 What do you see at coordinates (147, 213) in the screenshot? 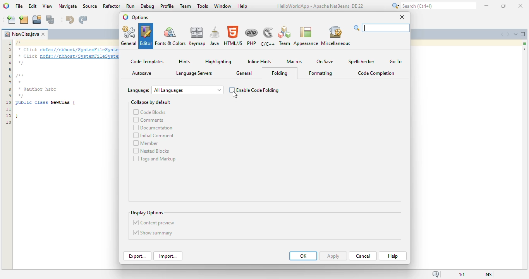
I see `display options` at bounding box center [147, 213].